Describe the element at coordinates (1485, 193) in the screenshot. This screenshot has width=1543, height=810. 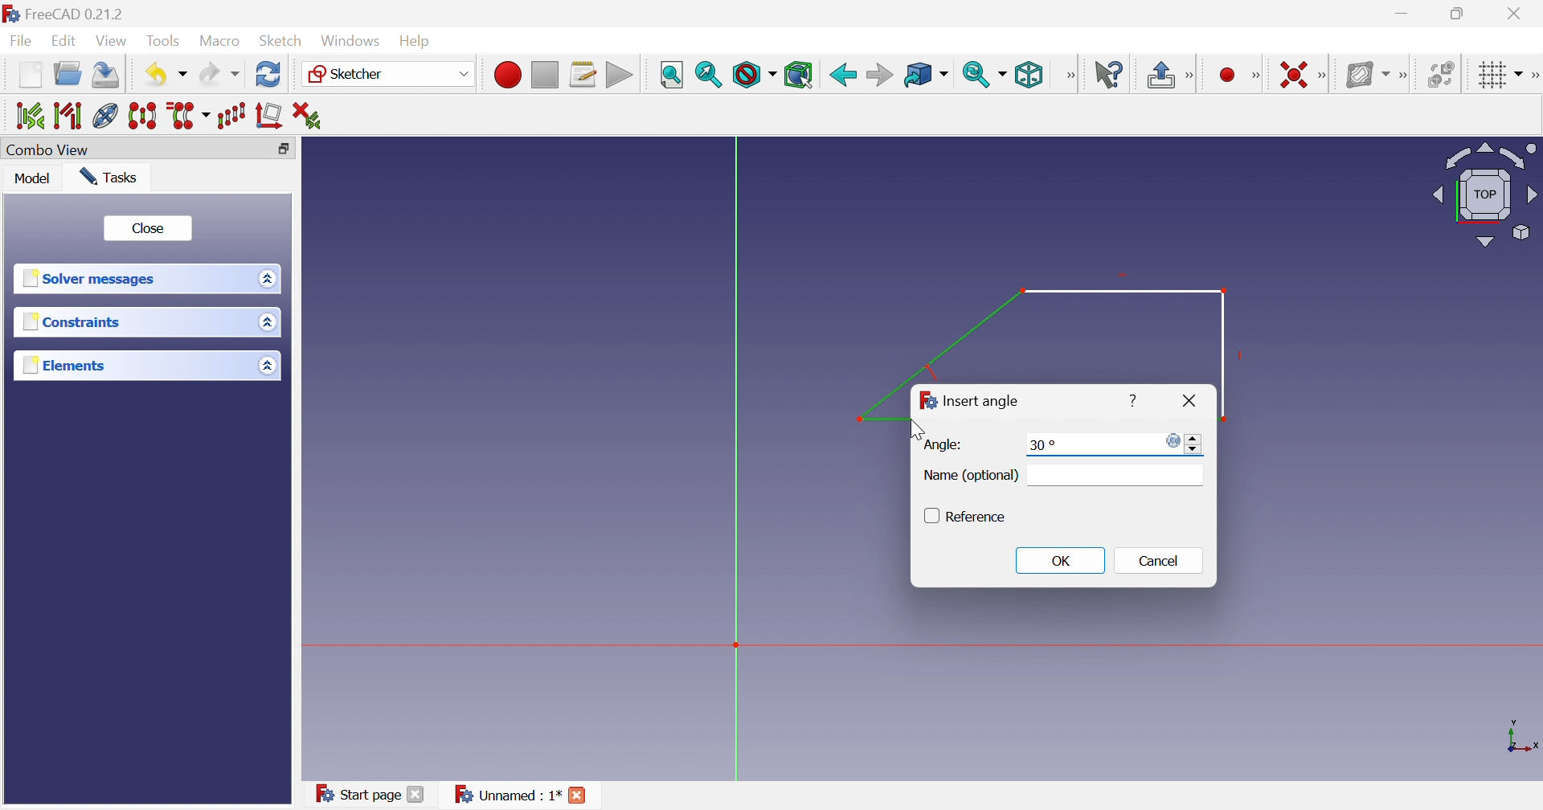
I see `Viewing angle` at that location.